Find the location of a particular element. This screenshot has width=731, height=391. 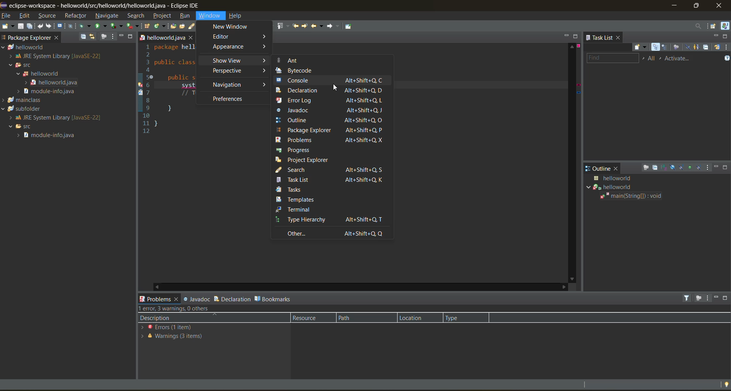

minimize is located at coordinates (718, 167).